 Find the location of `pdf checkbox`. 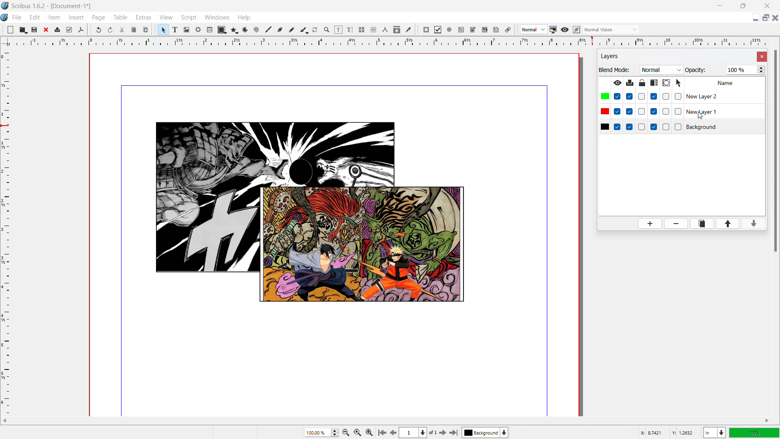

pdf checkbox is located at coordinates (438, 30).